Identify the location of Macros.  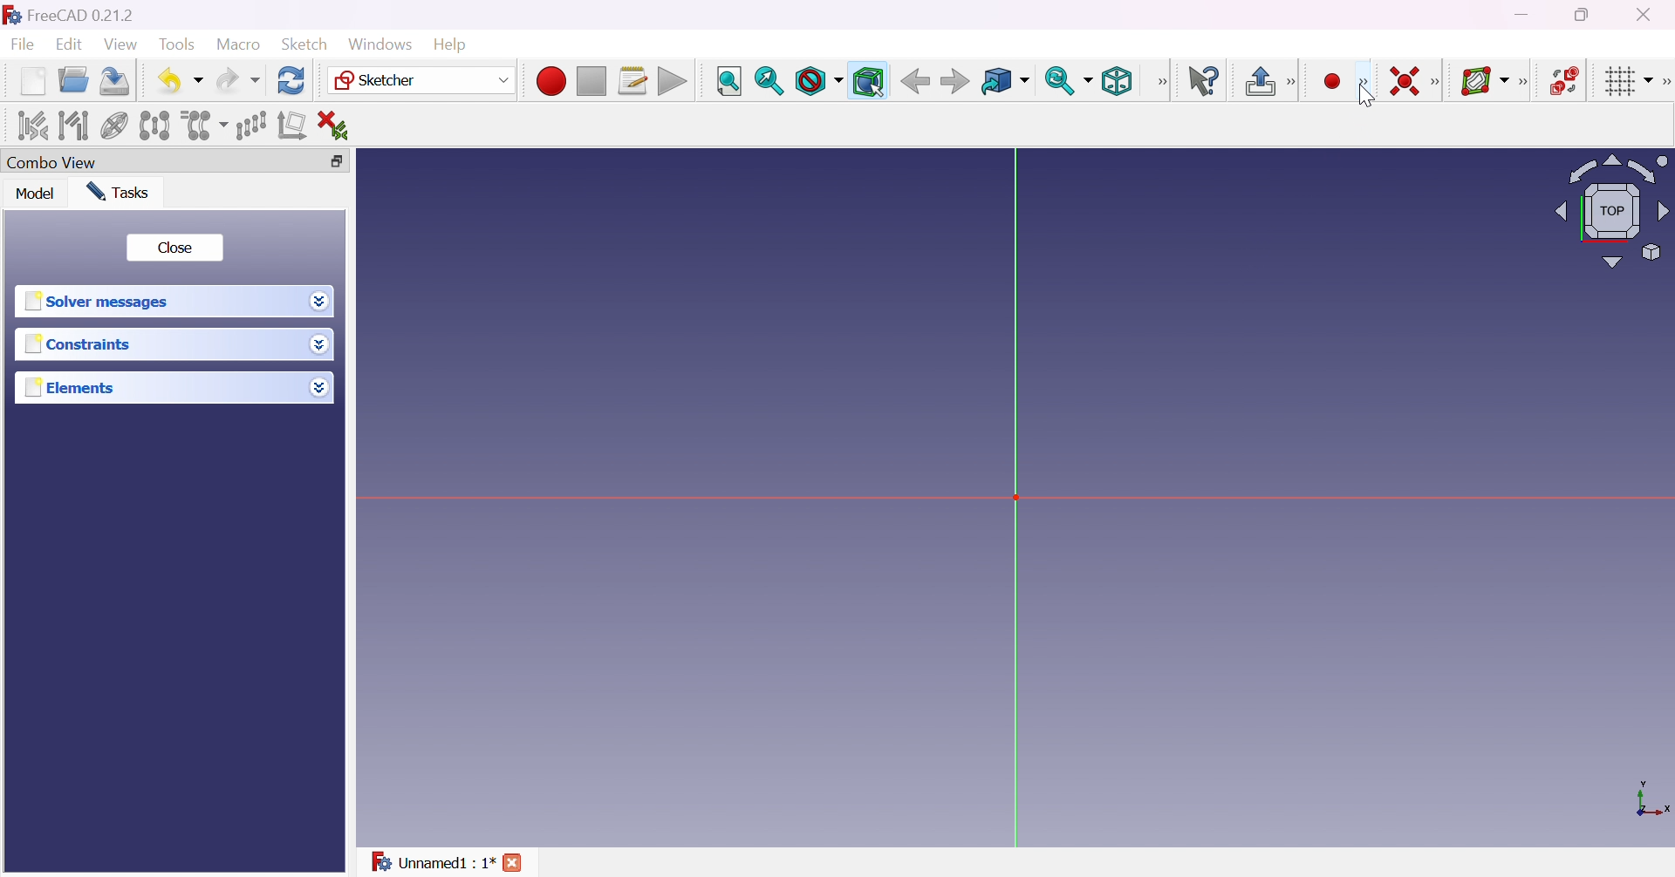
(633, 81).